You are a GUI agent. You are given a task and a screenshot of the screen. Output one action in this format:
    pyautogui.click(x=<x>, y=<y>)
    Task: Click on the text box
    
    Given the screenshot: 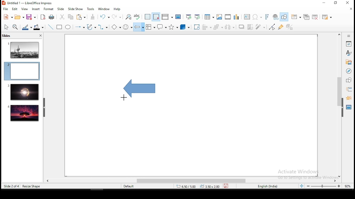 What is the action you would take?
    pyautogui.click(x=247, y=17)
    